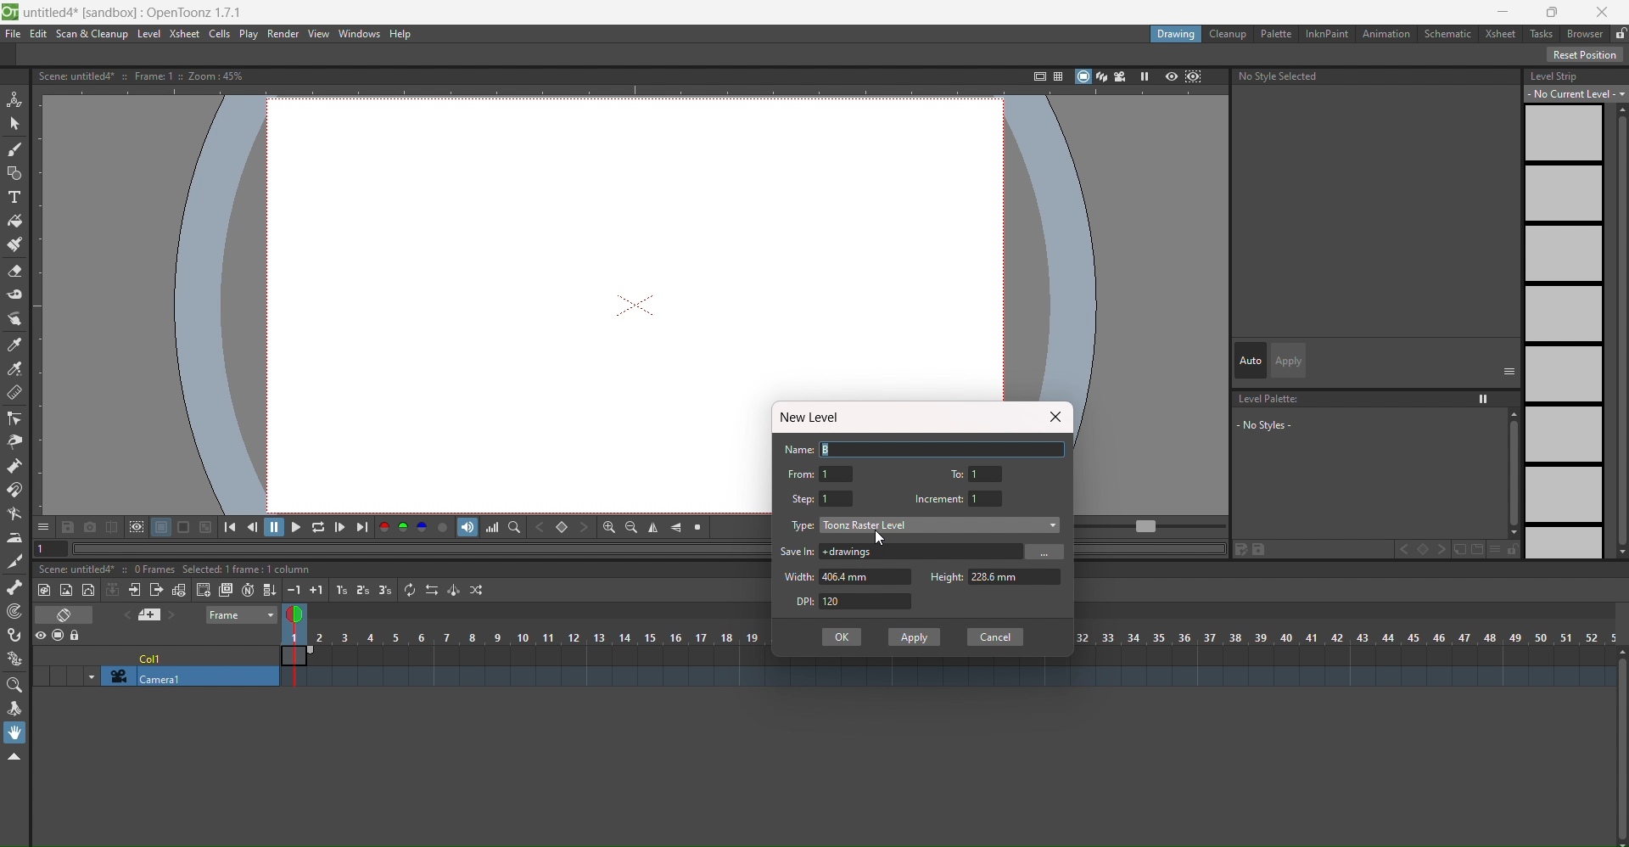  What do you see at coordinates (185, 527) in the screenshot?
I see `tool` at bounding box center [185, 527].